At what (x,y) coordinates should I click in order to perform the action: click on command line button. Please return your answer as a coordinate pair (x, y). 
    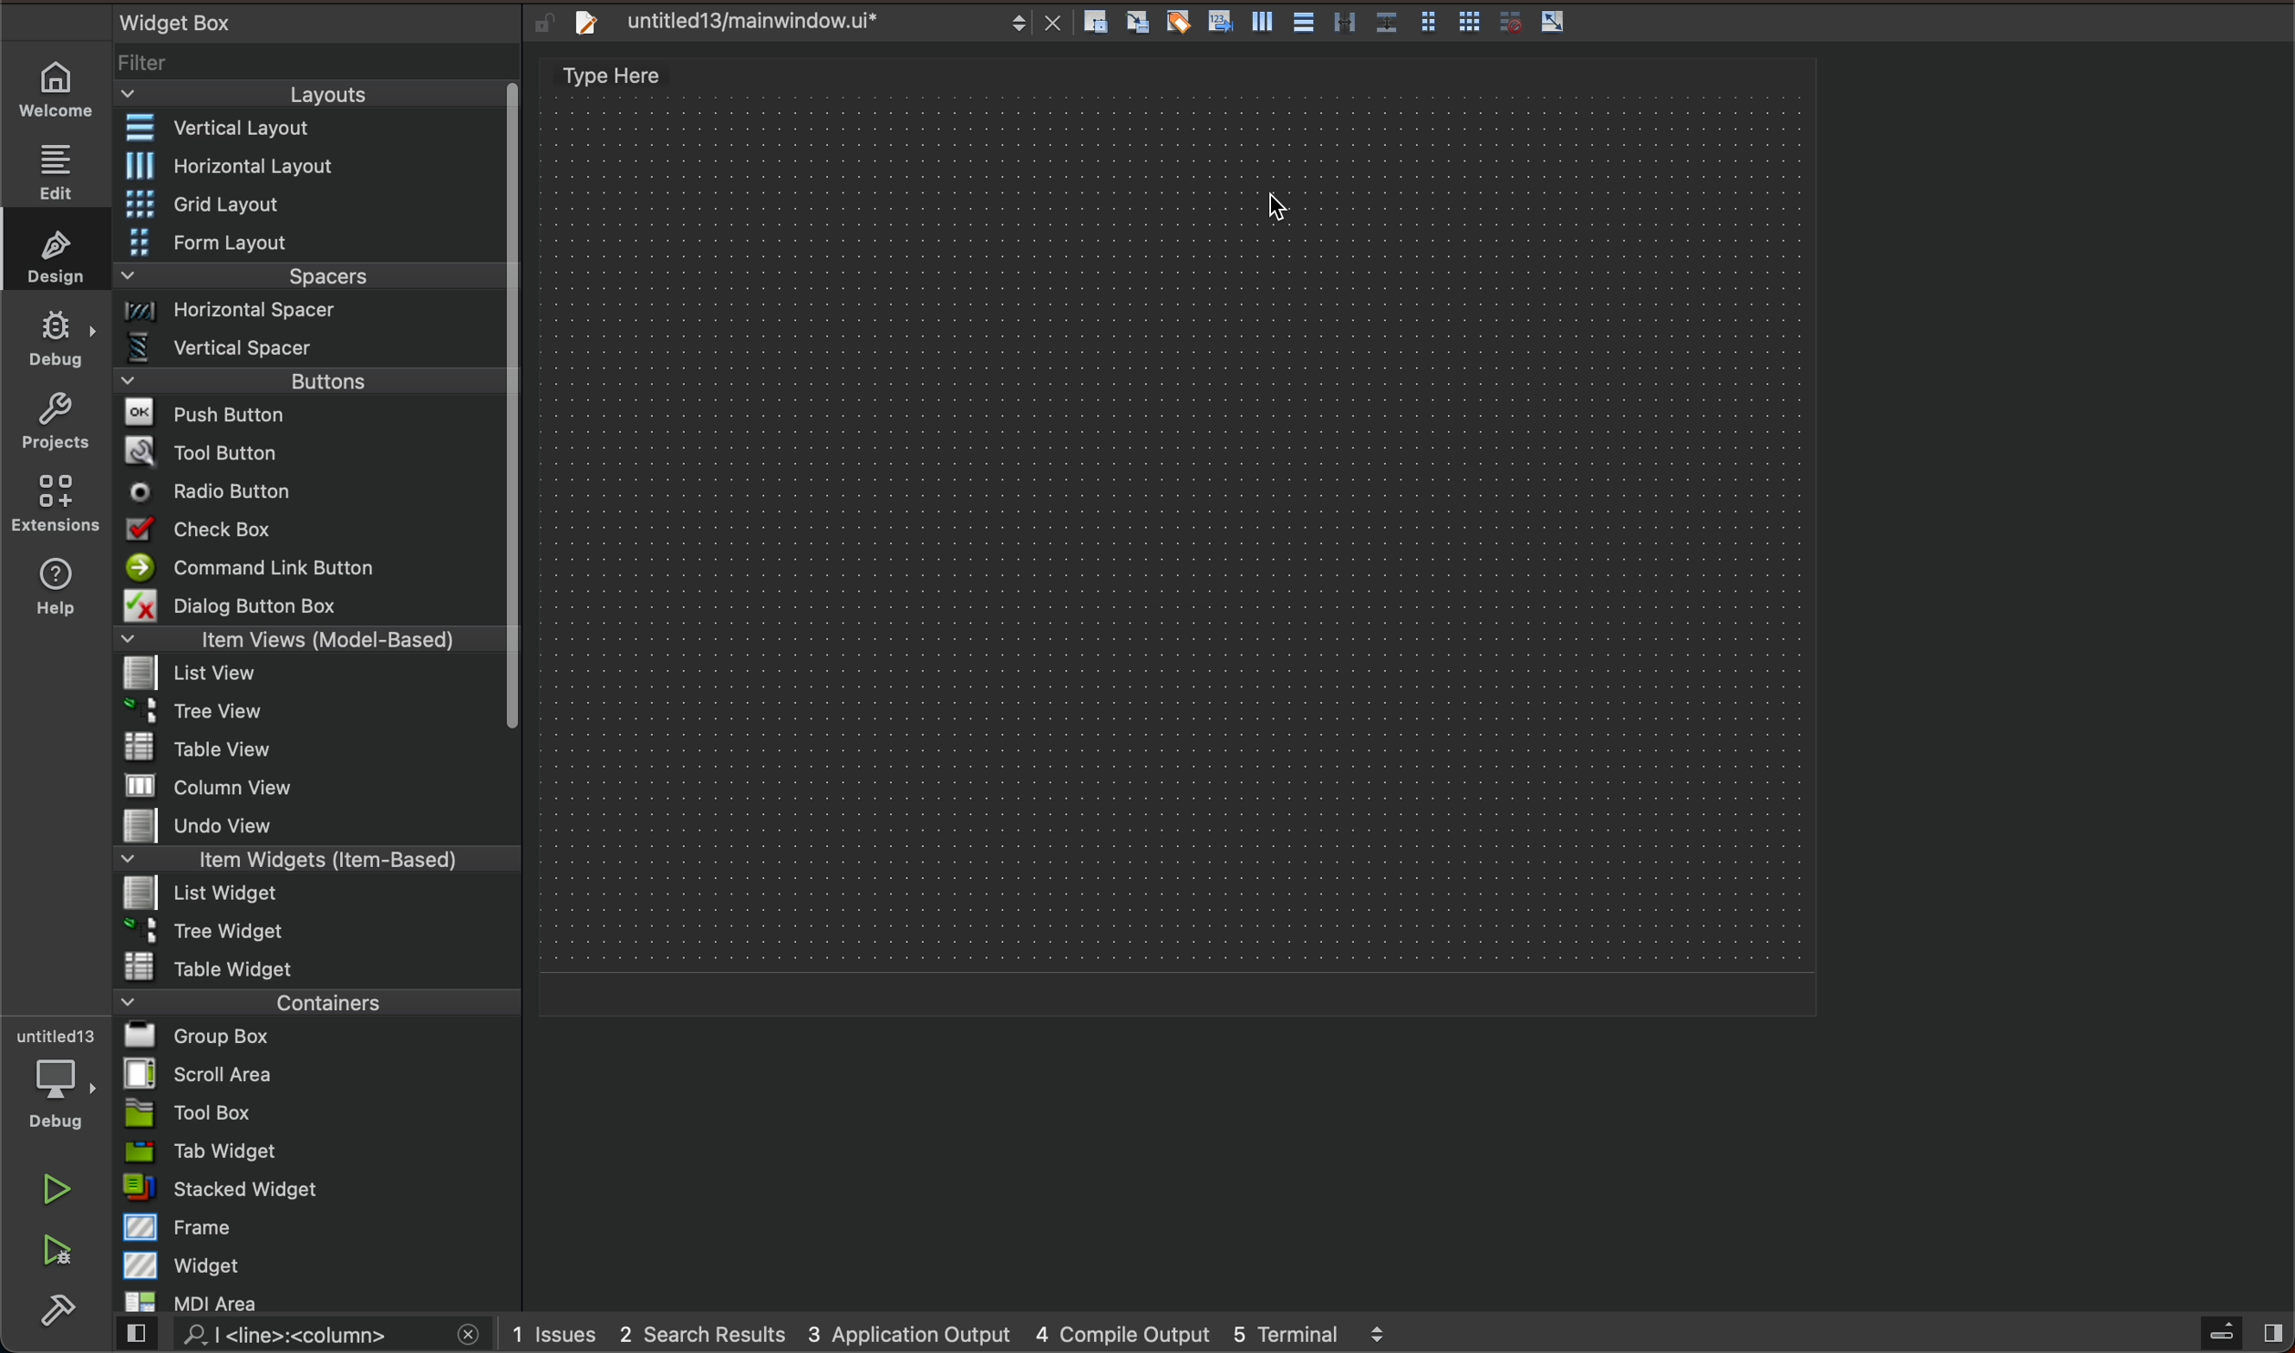
    Looking at the image, I should click on (308, 566).